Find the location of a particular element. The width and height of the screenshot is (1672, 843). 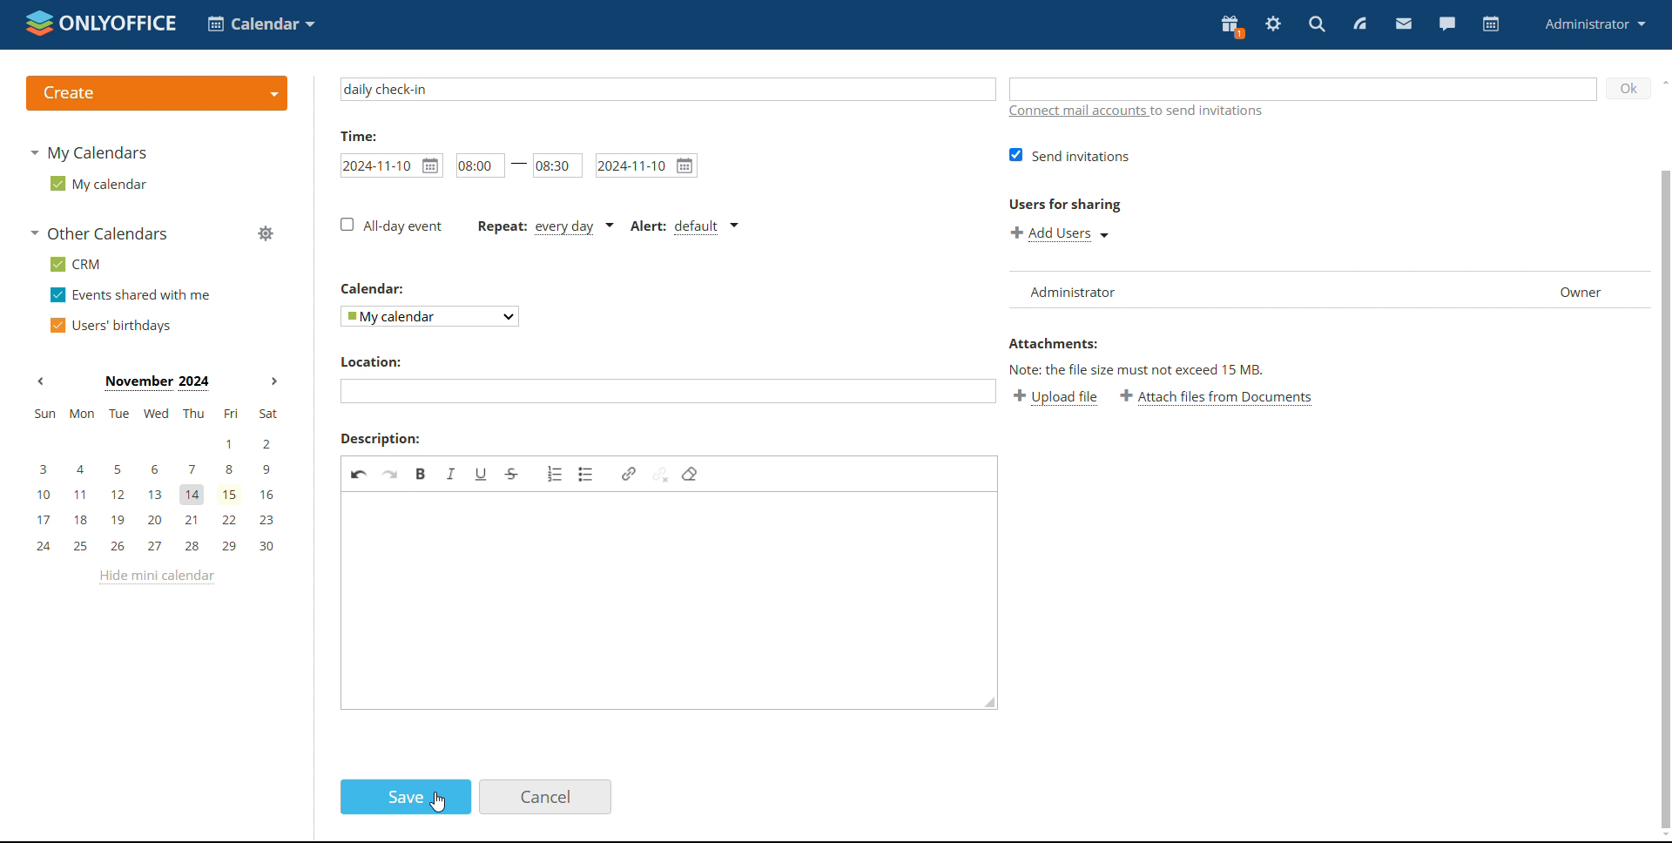

feed is located at coordinates (1360, 24).